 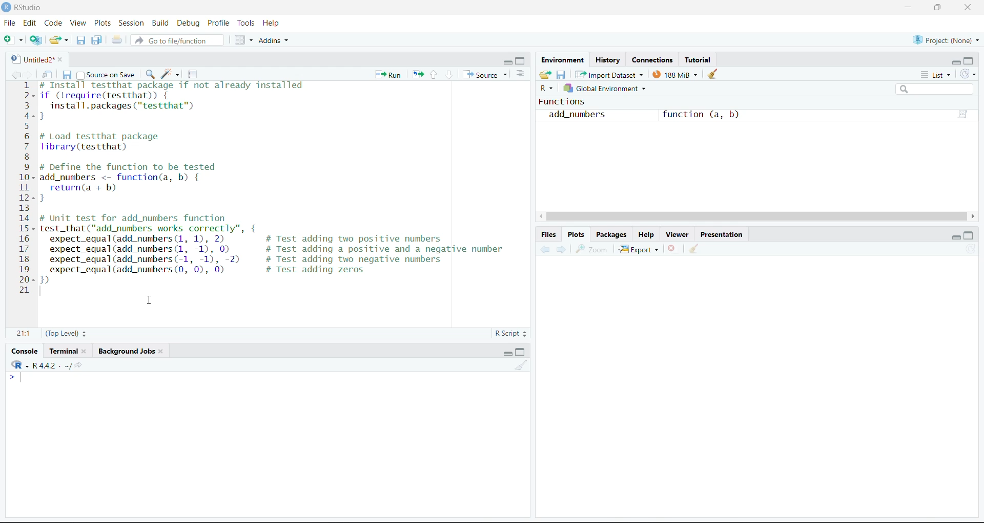 What do you see at coordinates (609, 75) in the screenshot?
I see `Import Dataset` at bounding box center [609, 75].